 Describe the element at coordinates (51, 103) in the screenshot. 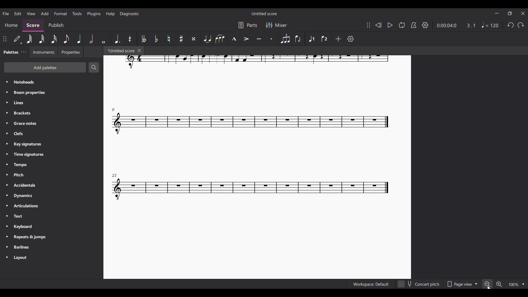

I see `Lines` at that location.